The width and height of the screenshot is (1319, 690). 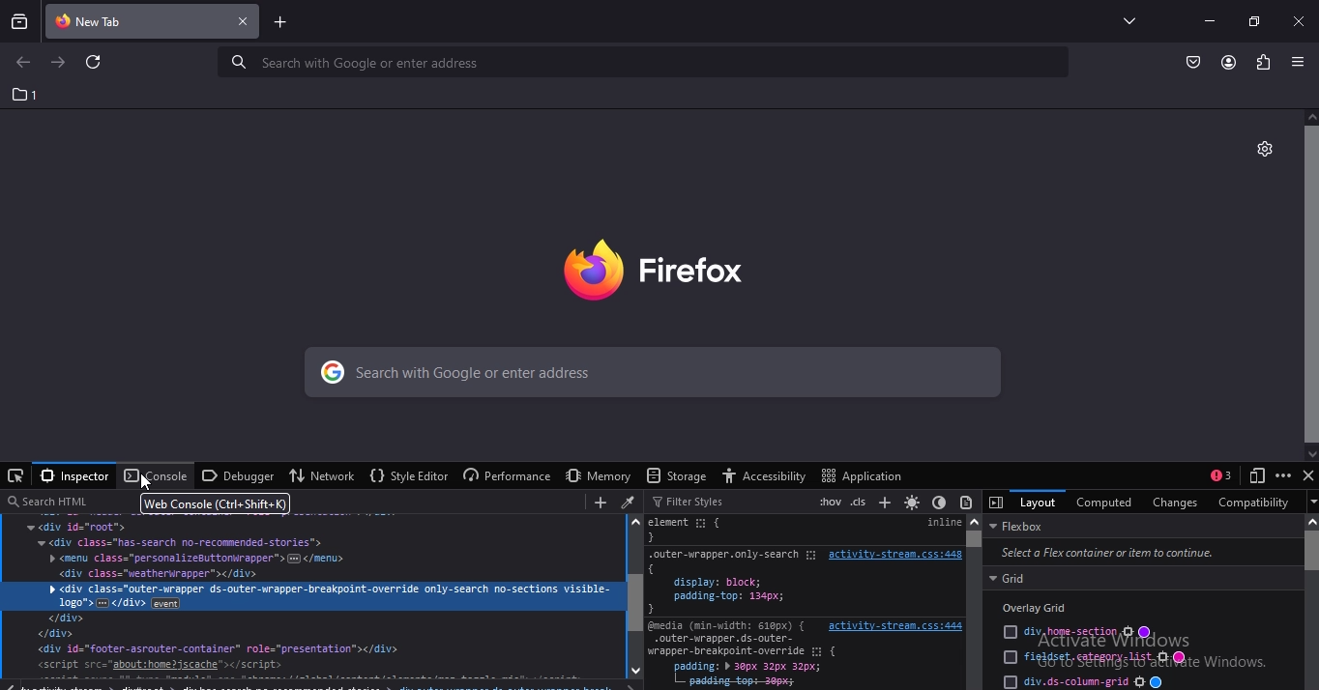 What do you see at coordinates (940, 503) in the screenshot?
I see `toggle dark color scheme simulation for the page` at bounding box center [940, 503].